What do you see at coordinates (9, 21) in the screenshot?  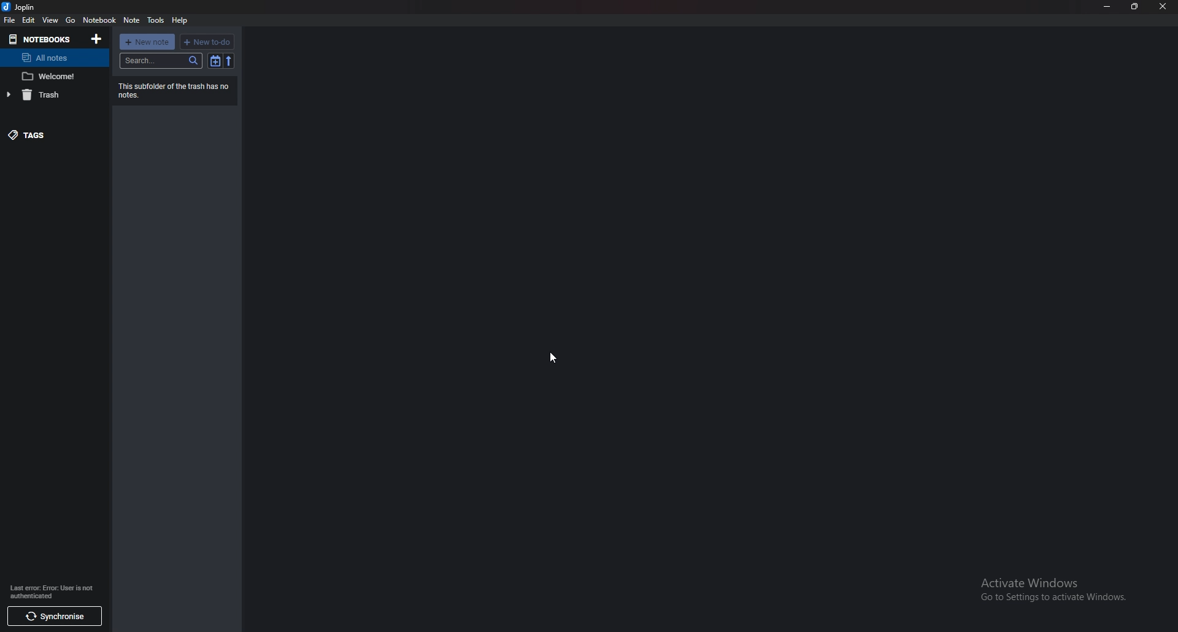 I see `file` at bounding box center [9, 21].